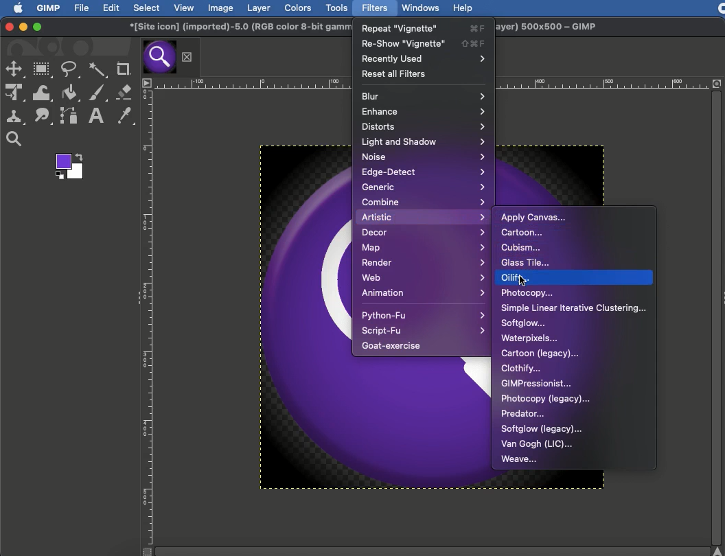  What do you see at coordinates (395, 73) in the screenshot?
I see `Reset all filters` at bounding box center [395, 73].